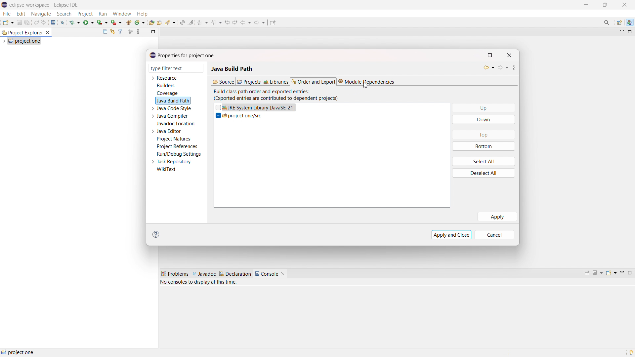 Image resolution: width=635 pixels, height=357 pixels. I want to click on build class path order and exported entries:, so click(265, 90).